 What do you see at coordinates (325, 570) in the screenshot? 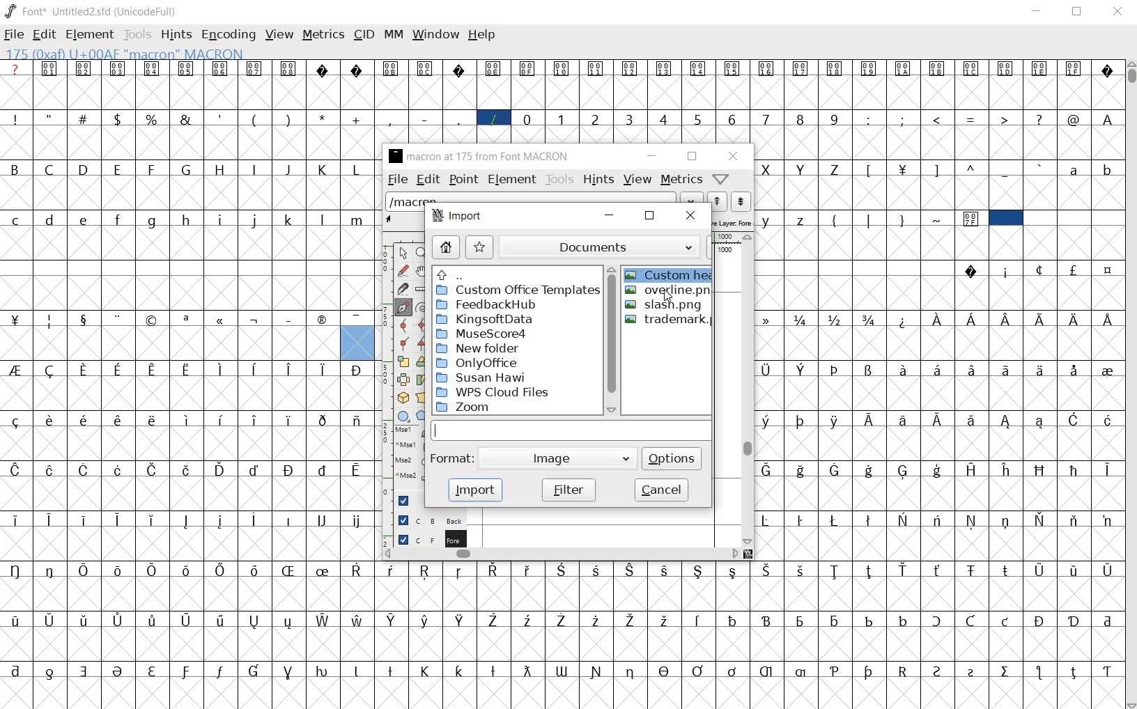
I see `Symbol` at bounding box center [325, 570].